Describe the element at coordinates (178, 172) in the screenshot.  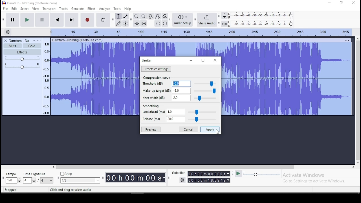
I see `selection` at that location.